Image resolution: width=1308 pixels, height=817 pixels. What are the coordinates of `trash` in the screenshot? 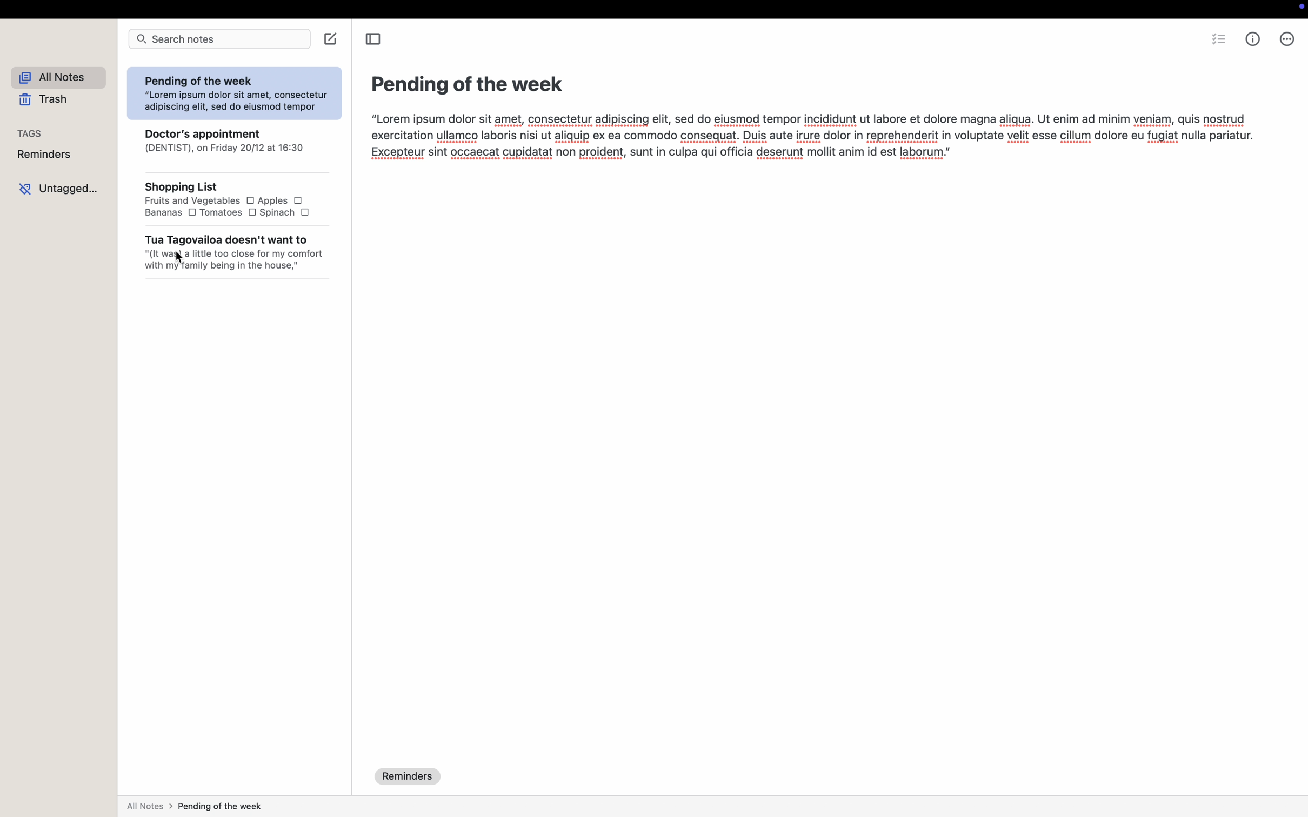 It's located at (43, 100).